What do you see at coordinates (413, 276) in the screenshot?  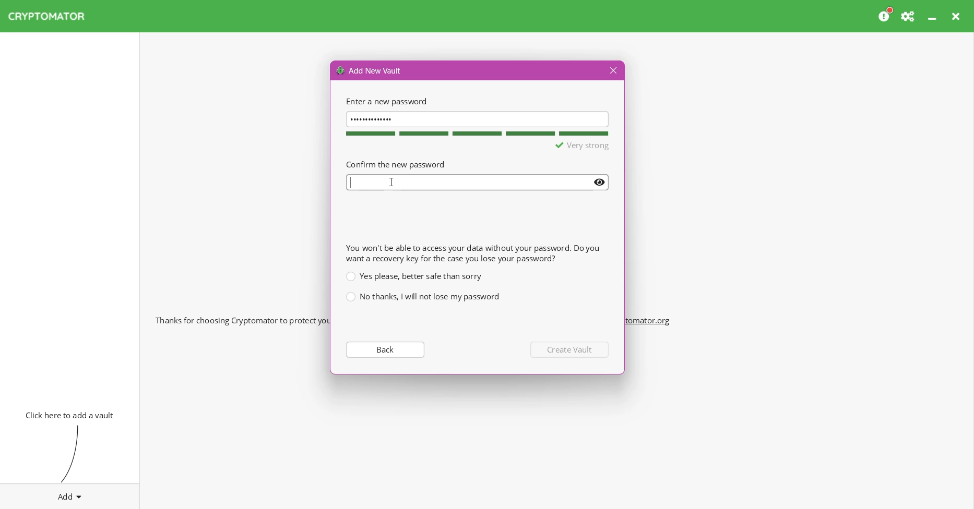 I see `Yes please, better safe than sorry` at bounding box center [413, 276].